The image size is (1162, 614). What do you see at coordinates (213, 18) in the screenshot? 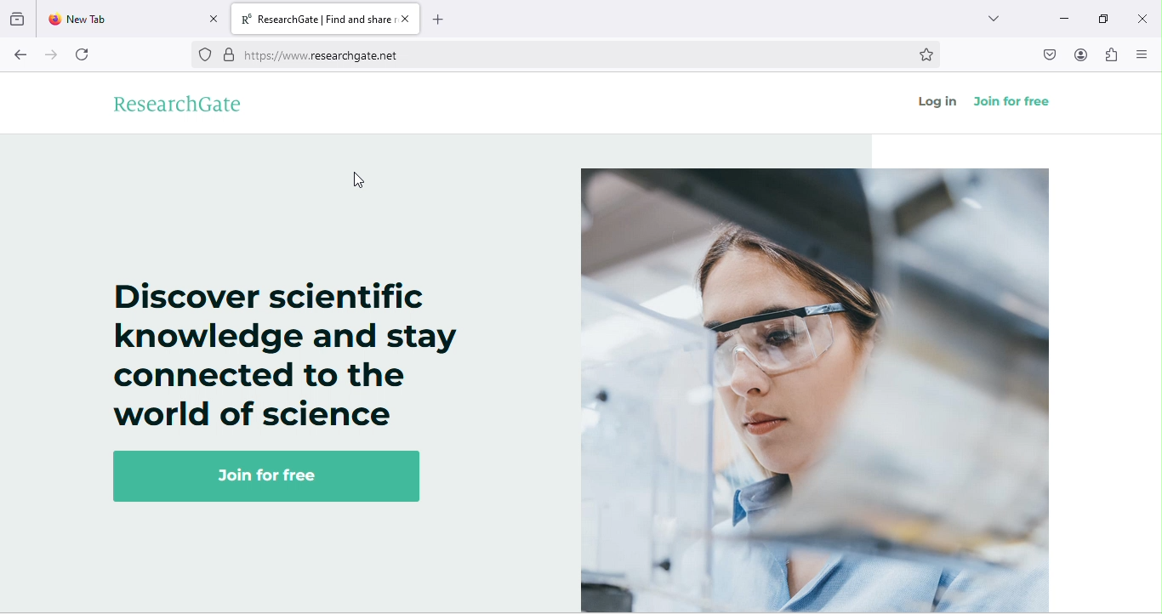
I see `close tab` at bounding box center [213, 18].